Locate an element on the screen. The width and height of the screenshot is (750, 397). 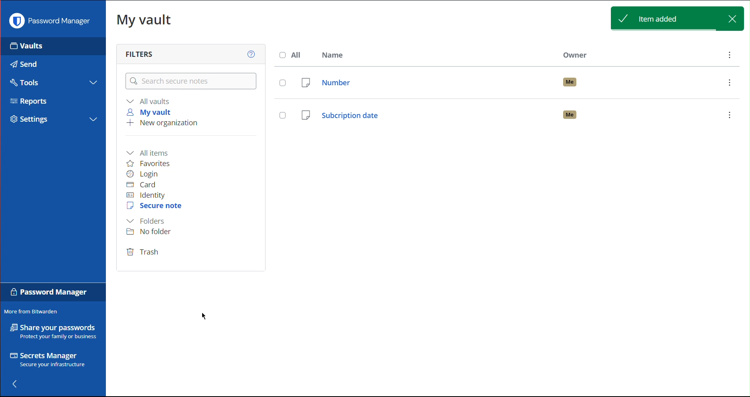
Subscription date is located at coordinates (509, 113).